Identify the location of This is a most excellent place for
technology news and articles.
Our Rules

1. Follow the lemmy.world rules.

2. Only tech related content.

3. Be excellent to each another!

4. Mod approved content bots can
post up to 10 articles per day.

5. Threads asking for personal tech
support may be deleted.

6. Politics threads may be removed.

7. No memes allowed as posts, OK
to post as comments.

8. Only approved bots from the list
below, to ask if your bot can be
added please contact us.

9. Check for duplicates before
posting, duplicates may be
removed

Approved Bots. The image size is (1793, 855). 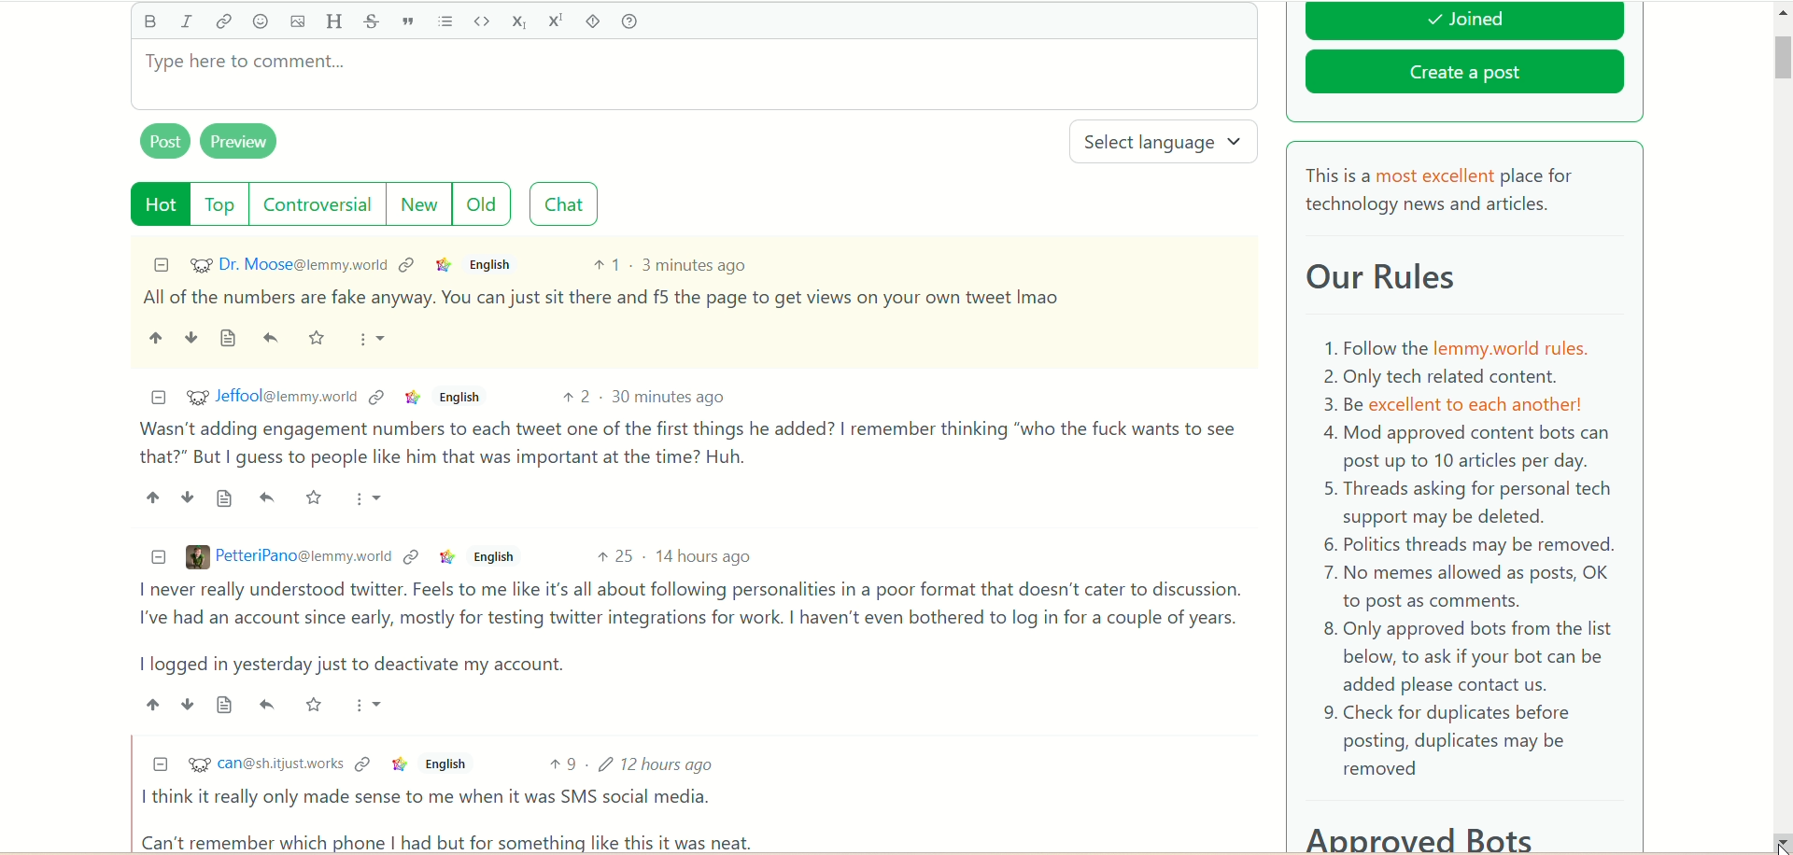
(1465, 503).